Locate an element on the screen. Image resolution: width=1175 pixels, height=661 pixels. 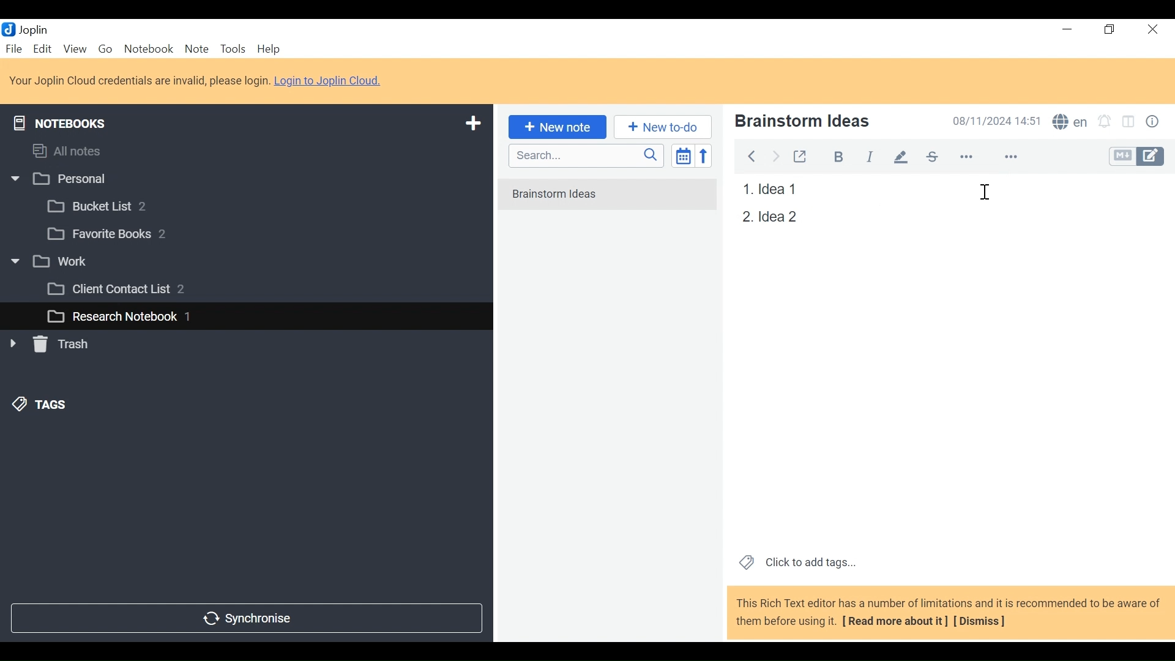
w |] Personal is located at coordinates (65, 180).